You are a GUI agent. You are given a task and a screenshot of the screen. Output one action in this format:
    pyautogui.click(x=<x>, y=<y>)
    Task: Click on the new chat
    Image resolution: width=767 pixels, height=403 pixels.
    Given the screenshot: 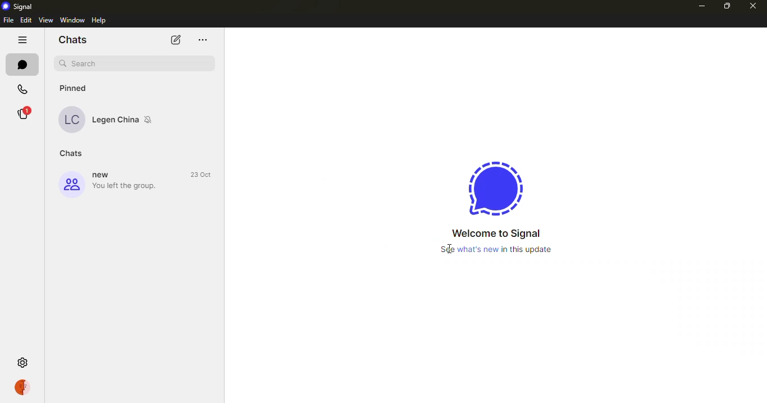 What is the action you would take?
    pyautogui.click(x=176, y=40)
    